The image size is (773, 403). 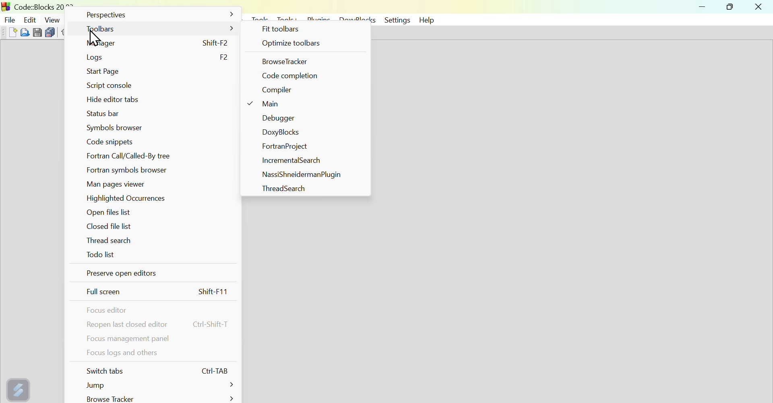 I want to click on Switch tabs, so click(x=159, y=371).